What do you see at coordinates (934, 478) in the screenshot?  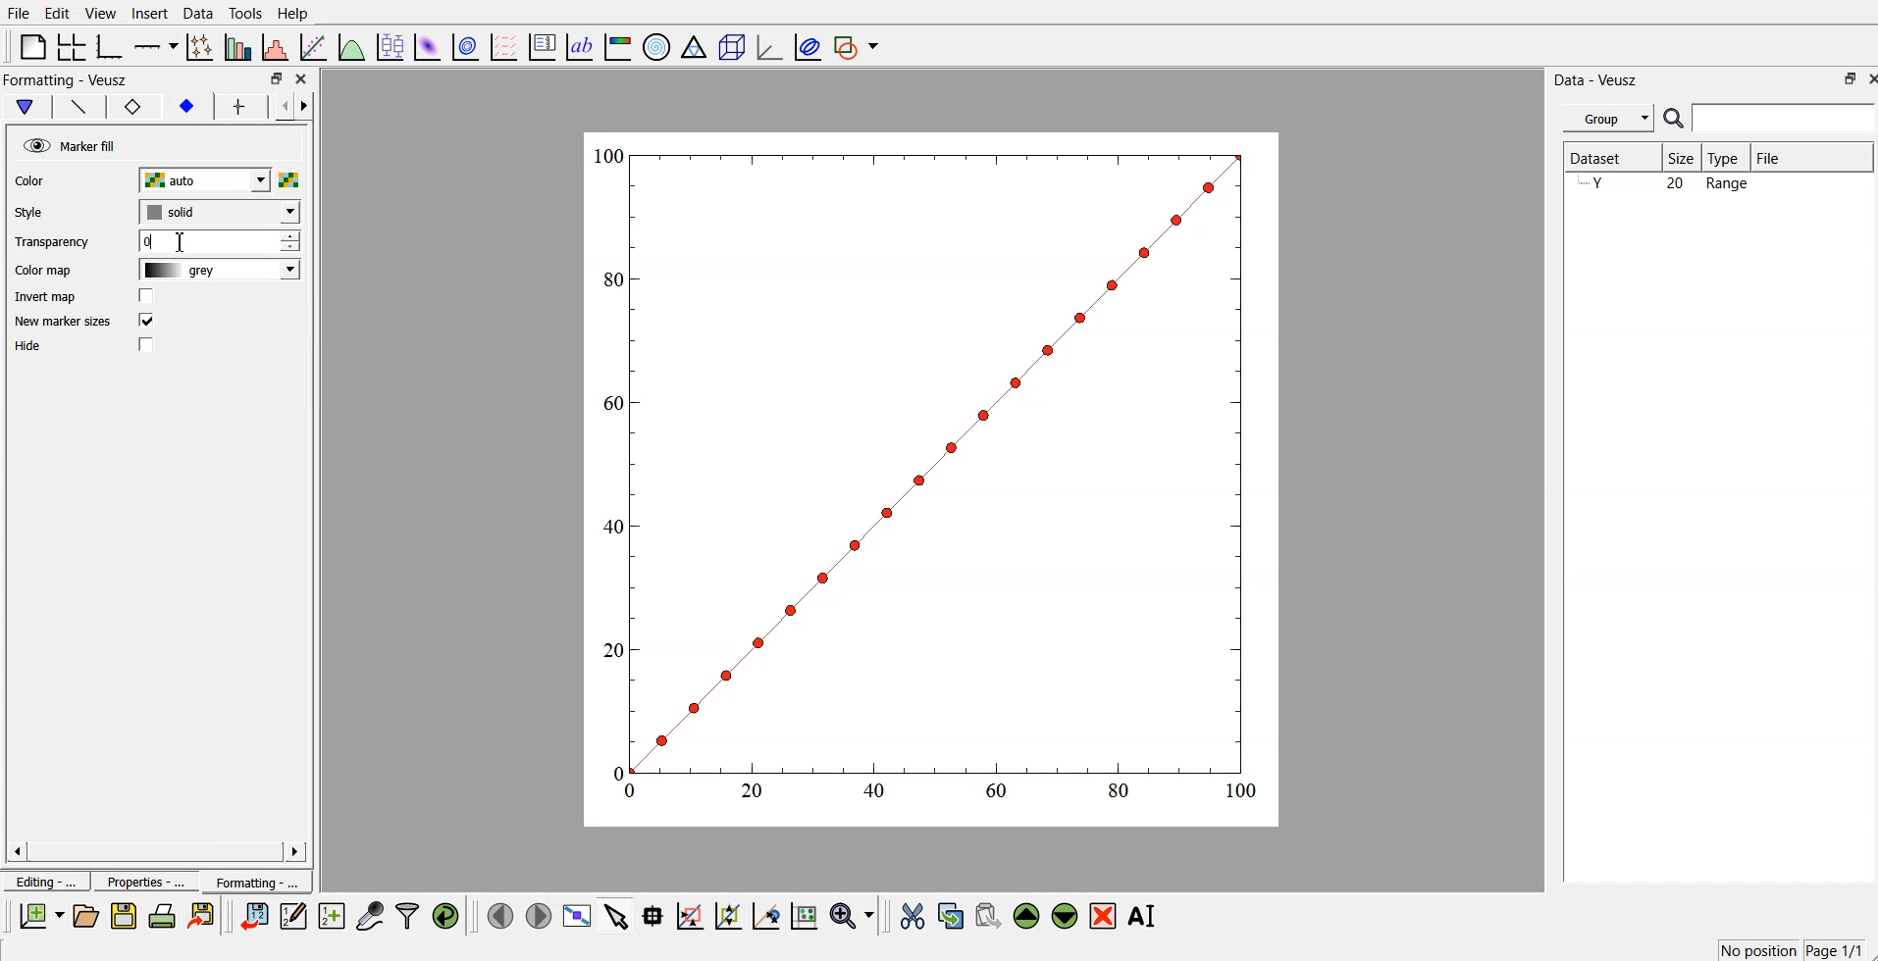 I see `page` at bounding box center [934, 478].